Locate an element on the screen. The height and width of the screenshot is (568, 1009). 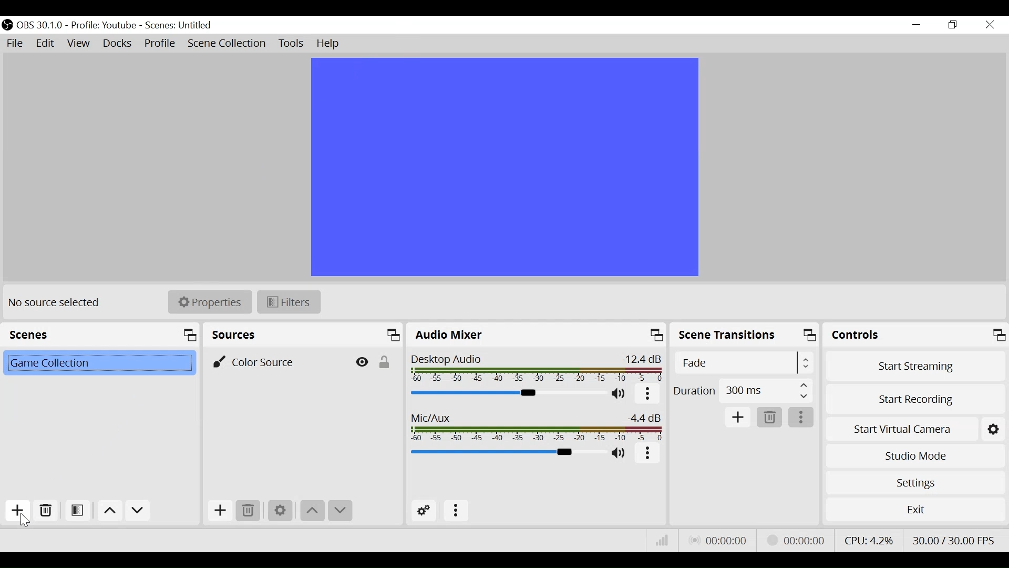
Start Virtual Camera is located at coordinates (901, 427).